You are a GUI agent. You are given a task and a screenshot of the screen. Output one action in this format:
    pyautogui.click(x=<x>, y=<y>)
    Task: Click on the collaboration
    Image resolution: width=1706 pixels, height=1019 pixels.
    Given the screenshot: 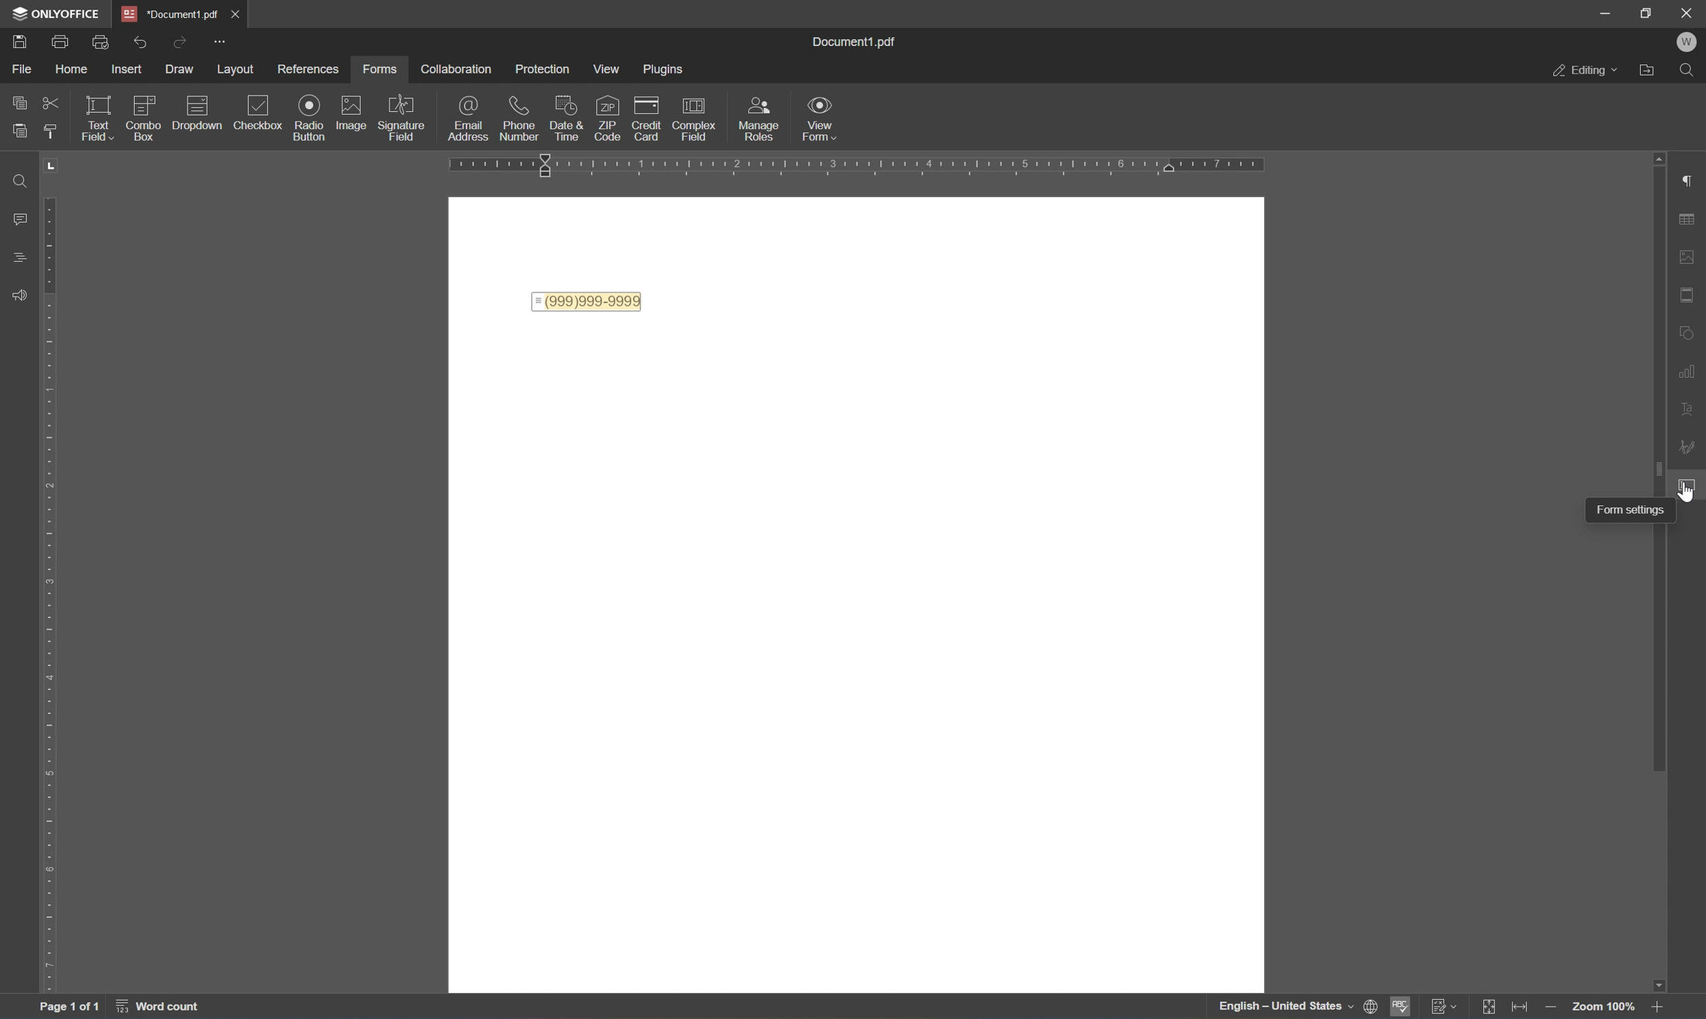 What is the action you would take?
    pyautogui.click(x=457, y=69)
    